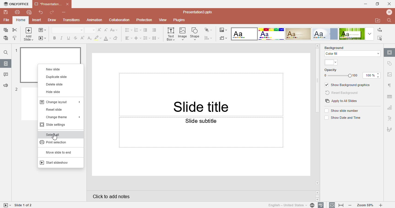 The height and width of the screenshot is (208, 395). I want to click on Cancel, so click(389, 4).